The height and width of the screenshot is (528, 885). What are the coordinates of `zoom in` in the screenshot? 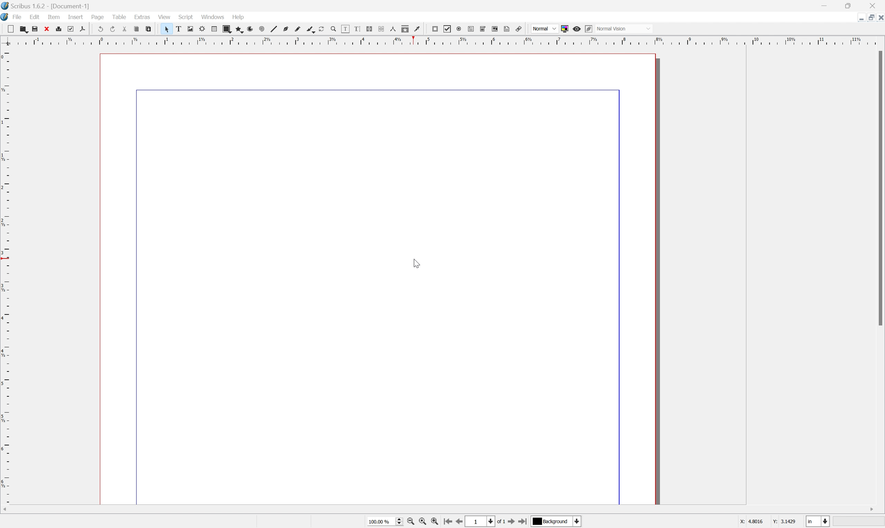 It's located at (435, 521).